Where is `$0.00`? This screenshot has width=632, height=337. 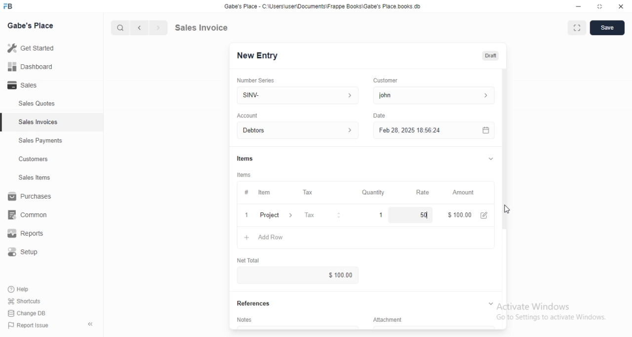 $0.00 is located at coordinates (330, 275).